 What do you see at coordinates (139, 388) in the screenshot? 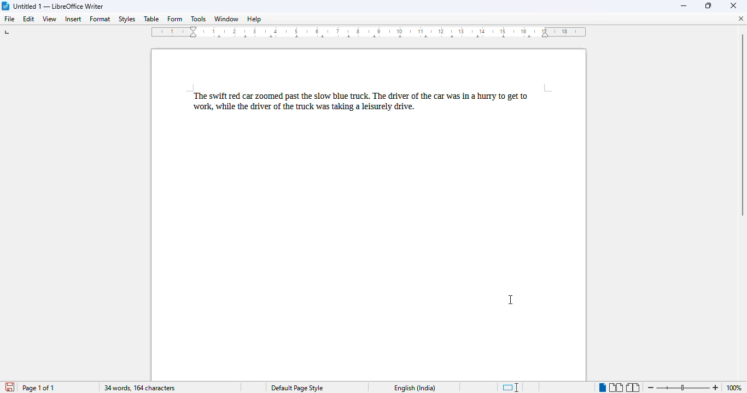
I see `34 words, 164 characters` at bounding box center [139, 388].